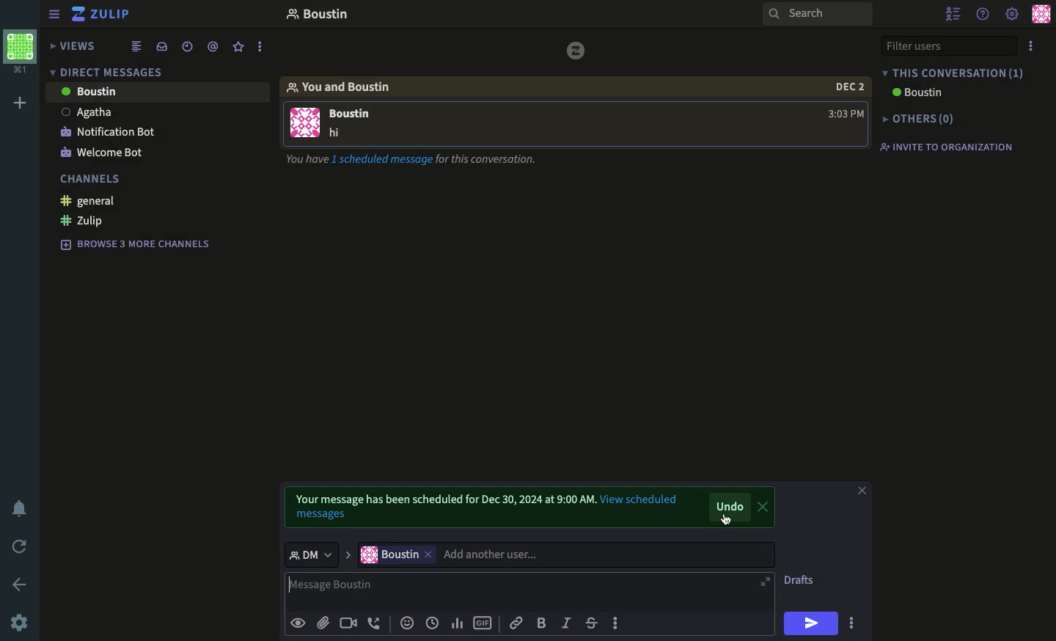 The image size is (1056, 641). I want to click on undo, so click(730, 508).